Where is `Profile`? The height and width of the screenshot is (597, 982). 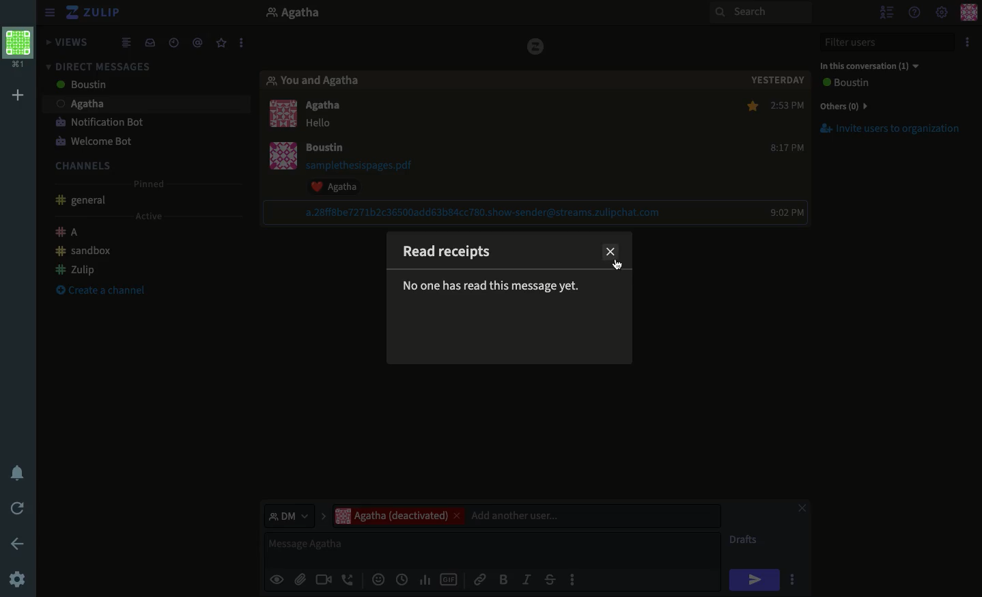
Profile is located at coordinates (970, 12).